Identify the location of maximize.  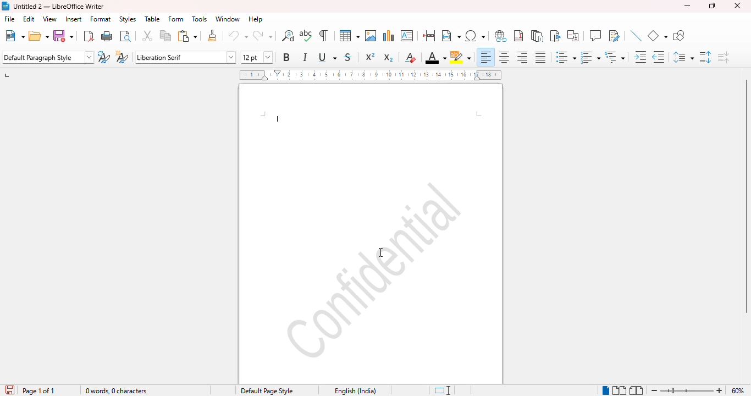
(713, 5).